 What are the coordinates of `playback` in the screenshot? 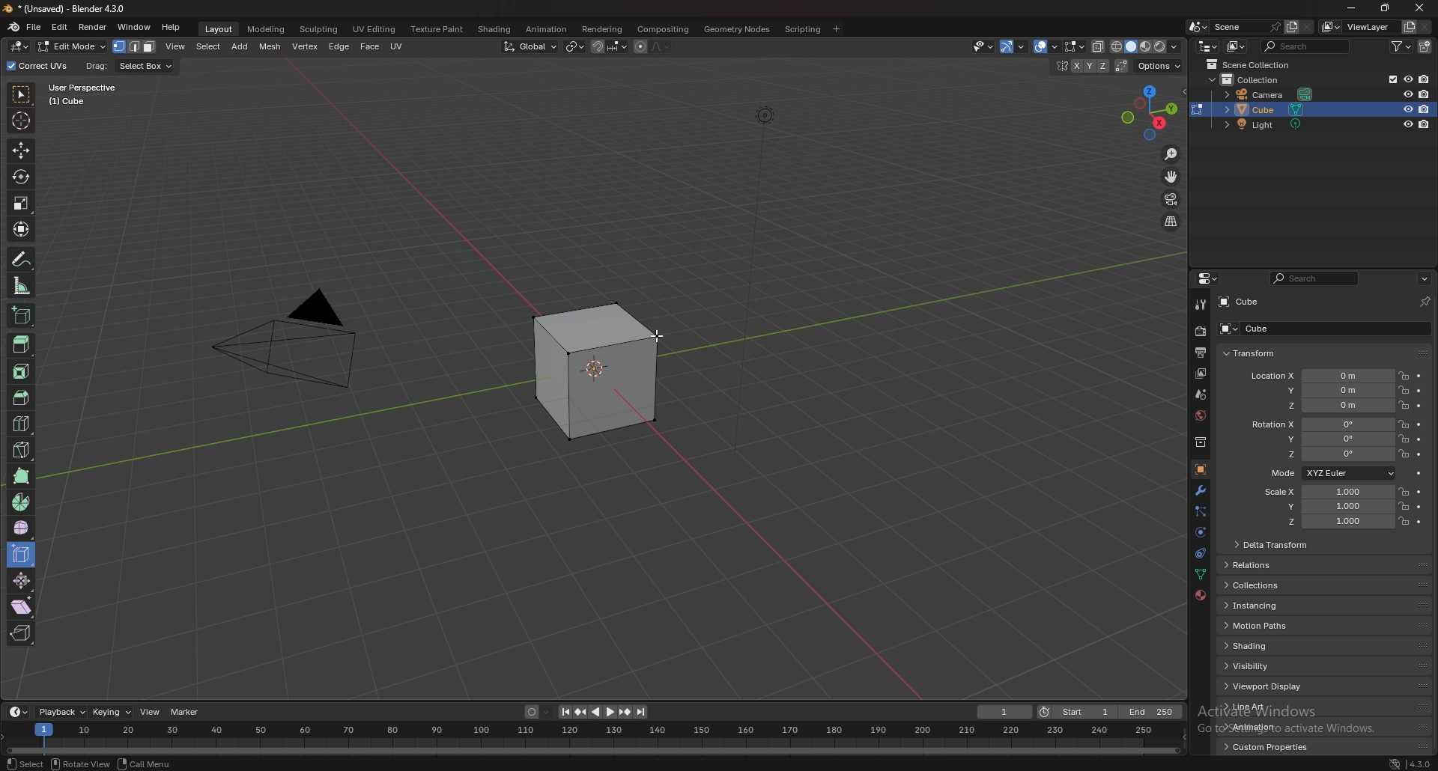 It's located at (63, 712).